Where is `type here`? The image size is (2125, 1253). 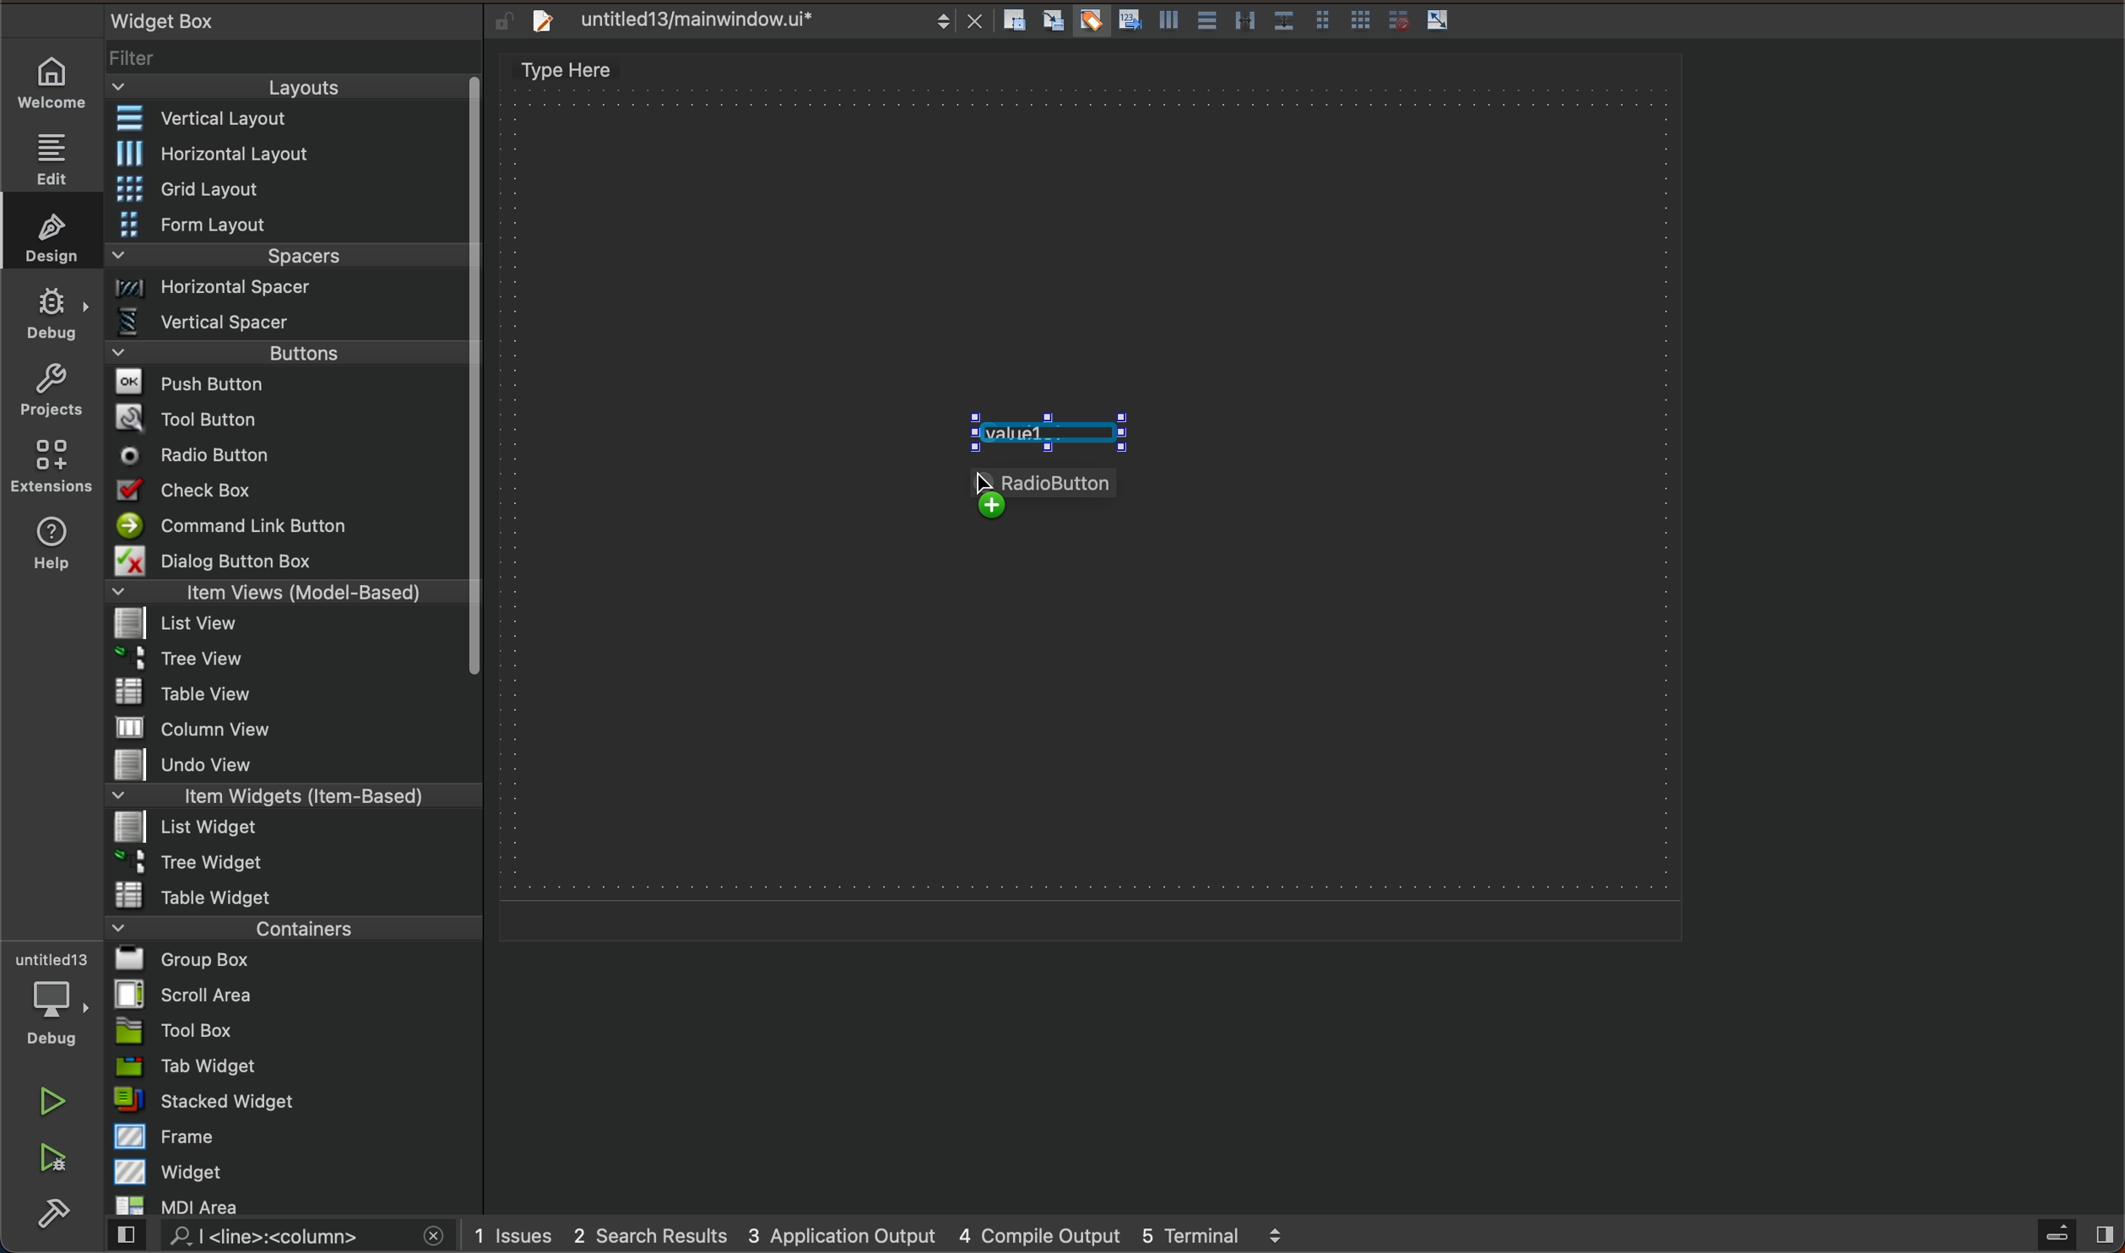
type here is located at coordinates (585, 73).